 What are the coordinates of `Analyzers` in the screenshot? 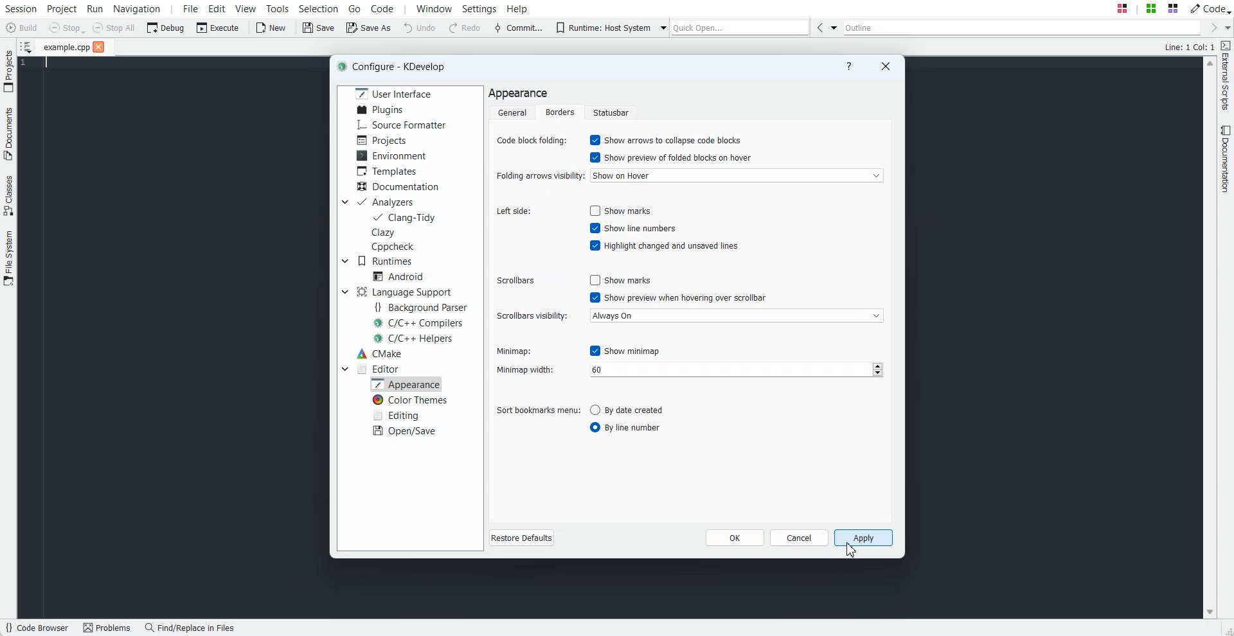 It's located at (385, 202).